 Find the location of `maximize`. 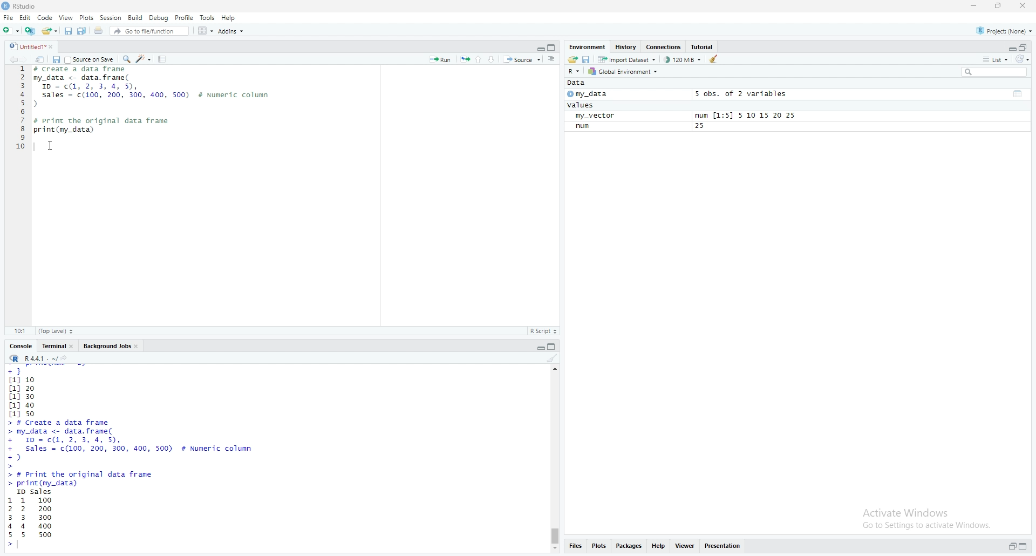

maximize is located at coordinates (1026, 545).